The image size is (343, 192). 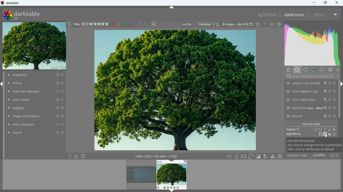 What do you see at coordinates (36, 116) in the screenshot?
I see `image information` at bounding box center [36, 116].